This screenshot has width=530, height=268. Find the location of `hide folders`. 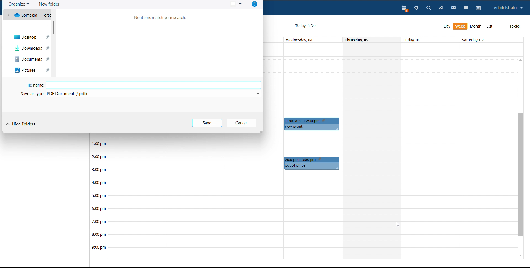

hide folders is located at coordinates (21, 124).